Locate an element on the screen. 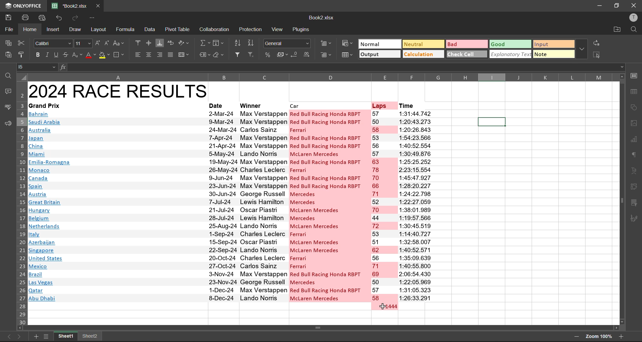 Image resolution: width=642 pixels, height=342 pixels. merge and center is located at coordinates (185, 55).